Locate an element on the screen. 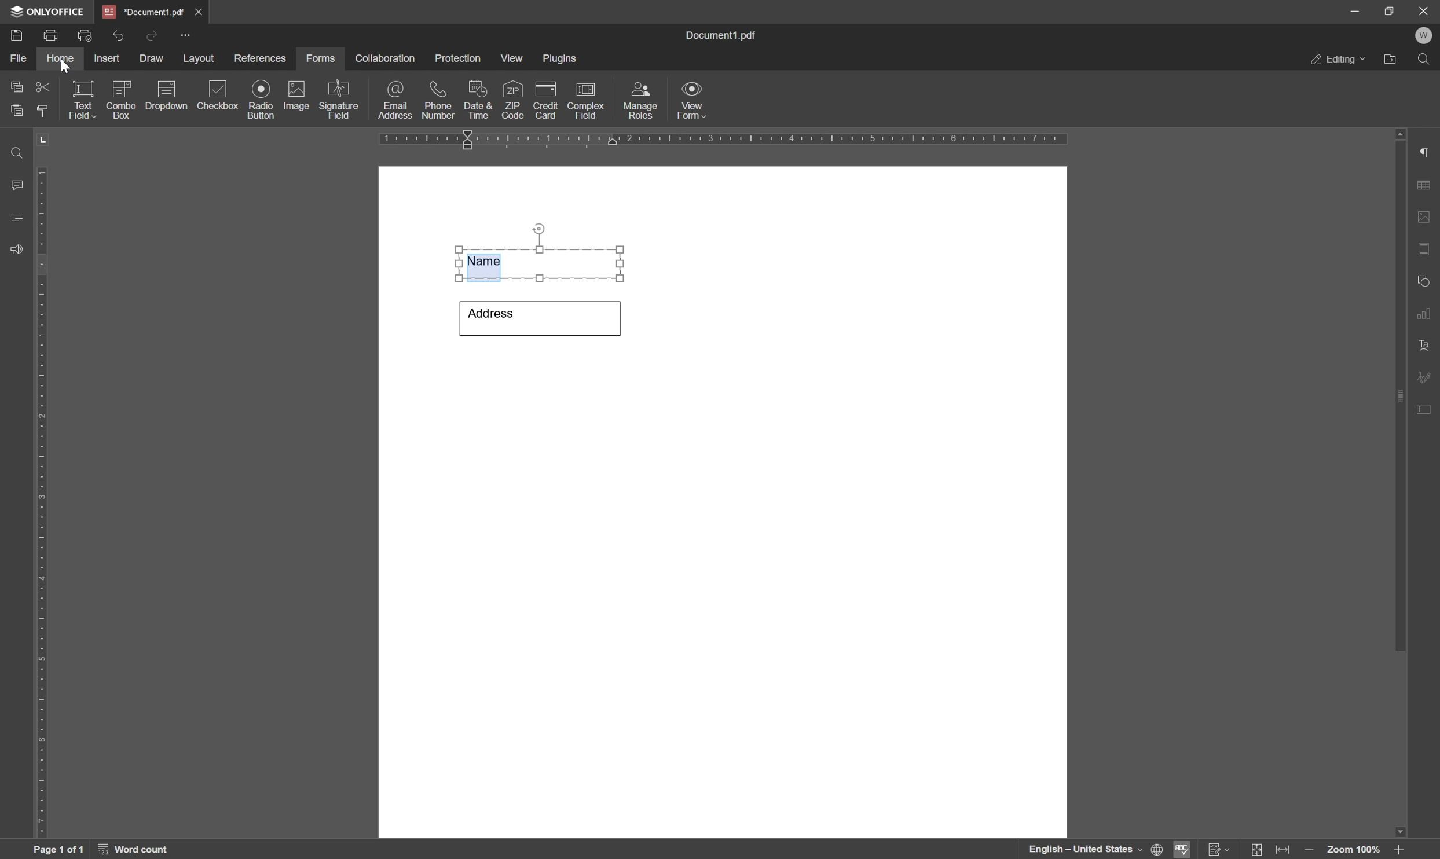 Image resolution: width=1440 pixels, height=859 pixels. scroll bar is located at coordinates (1401, 389).